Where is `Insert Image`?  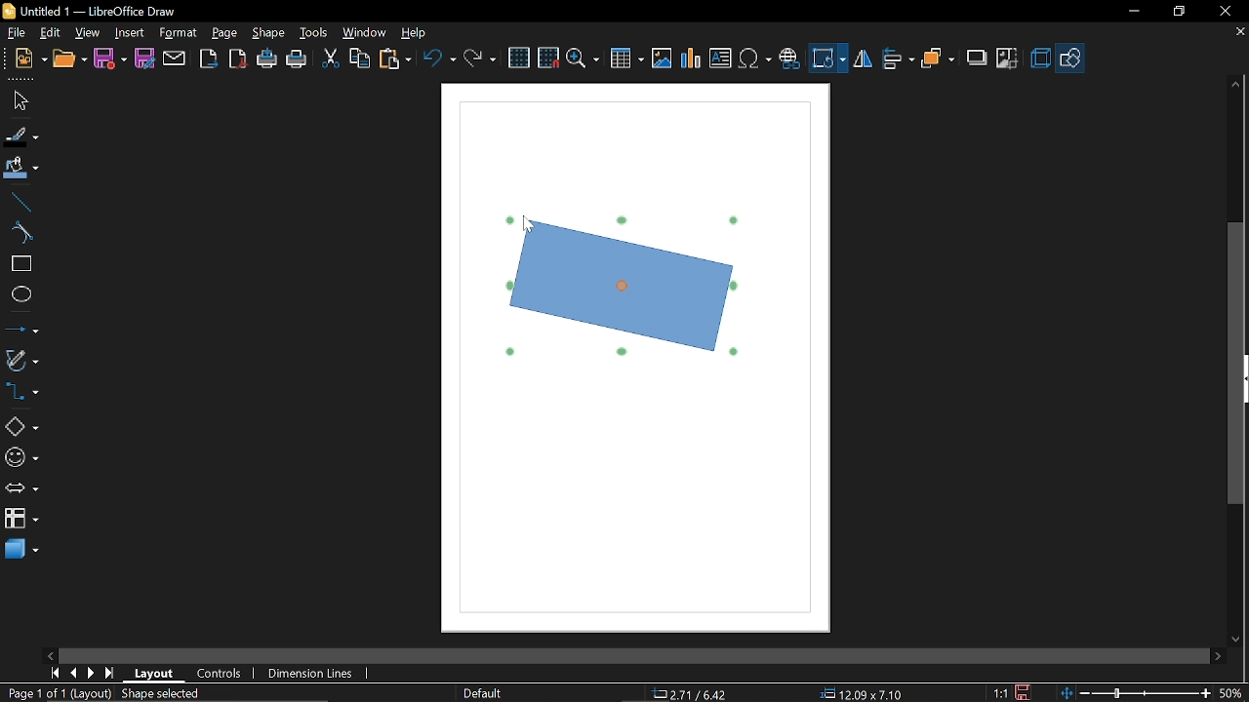
Insert Image is located at coordinates (660, 59).